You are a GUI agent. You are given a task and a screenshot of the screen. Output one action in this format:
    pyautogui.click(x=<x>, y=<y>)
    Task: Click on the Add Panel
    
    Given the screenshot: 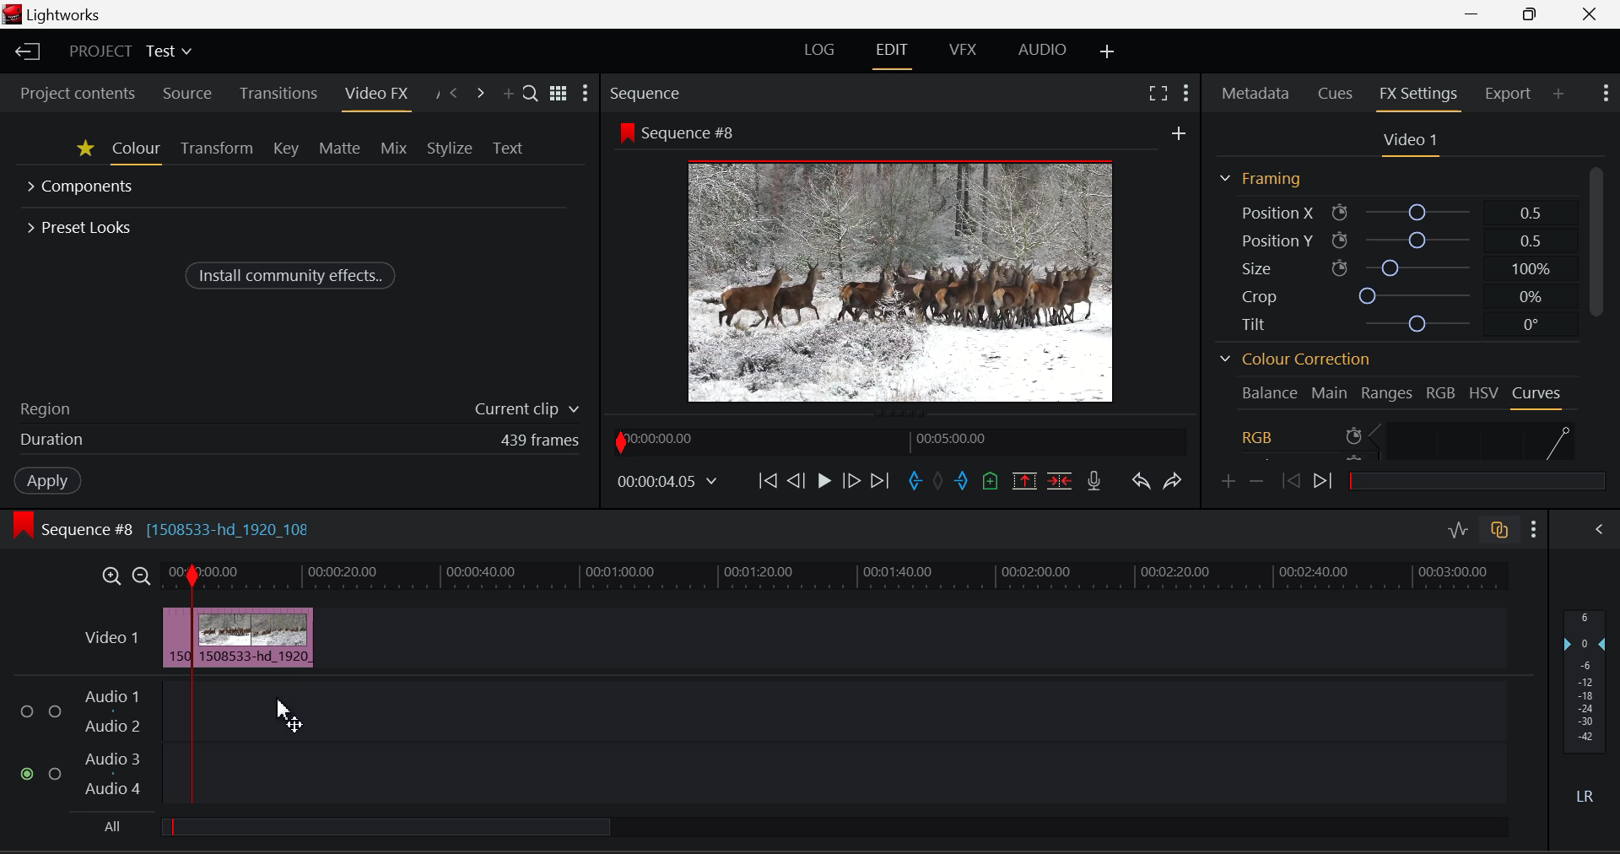 What is the action you would take?
    pyautogui.click(x=1558, y=94)
    